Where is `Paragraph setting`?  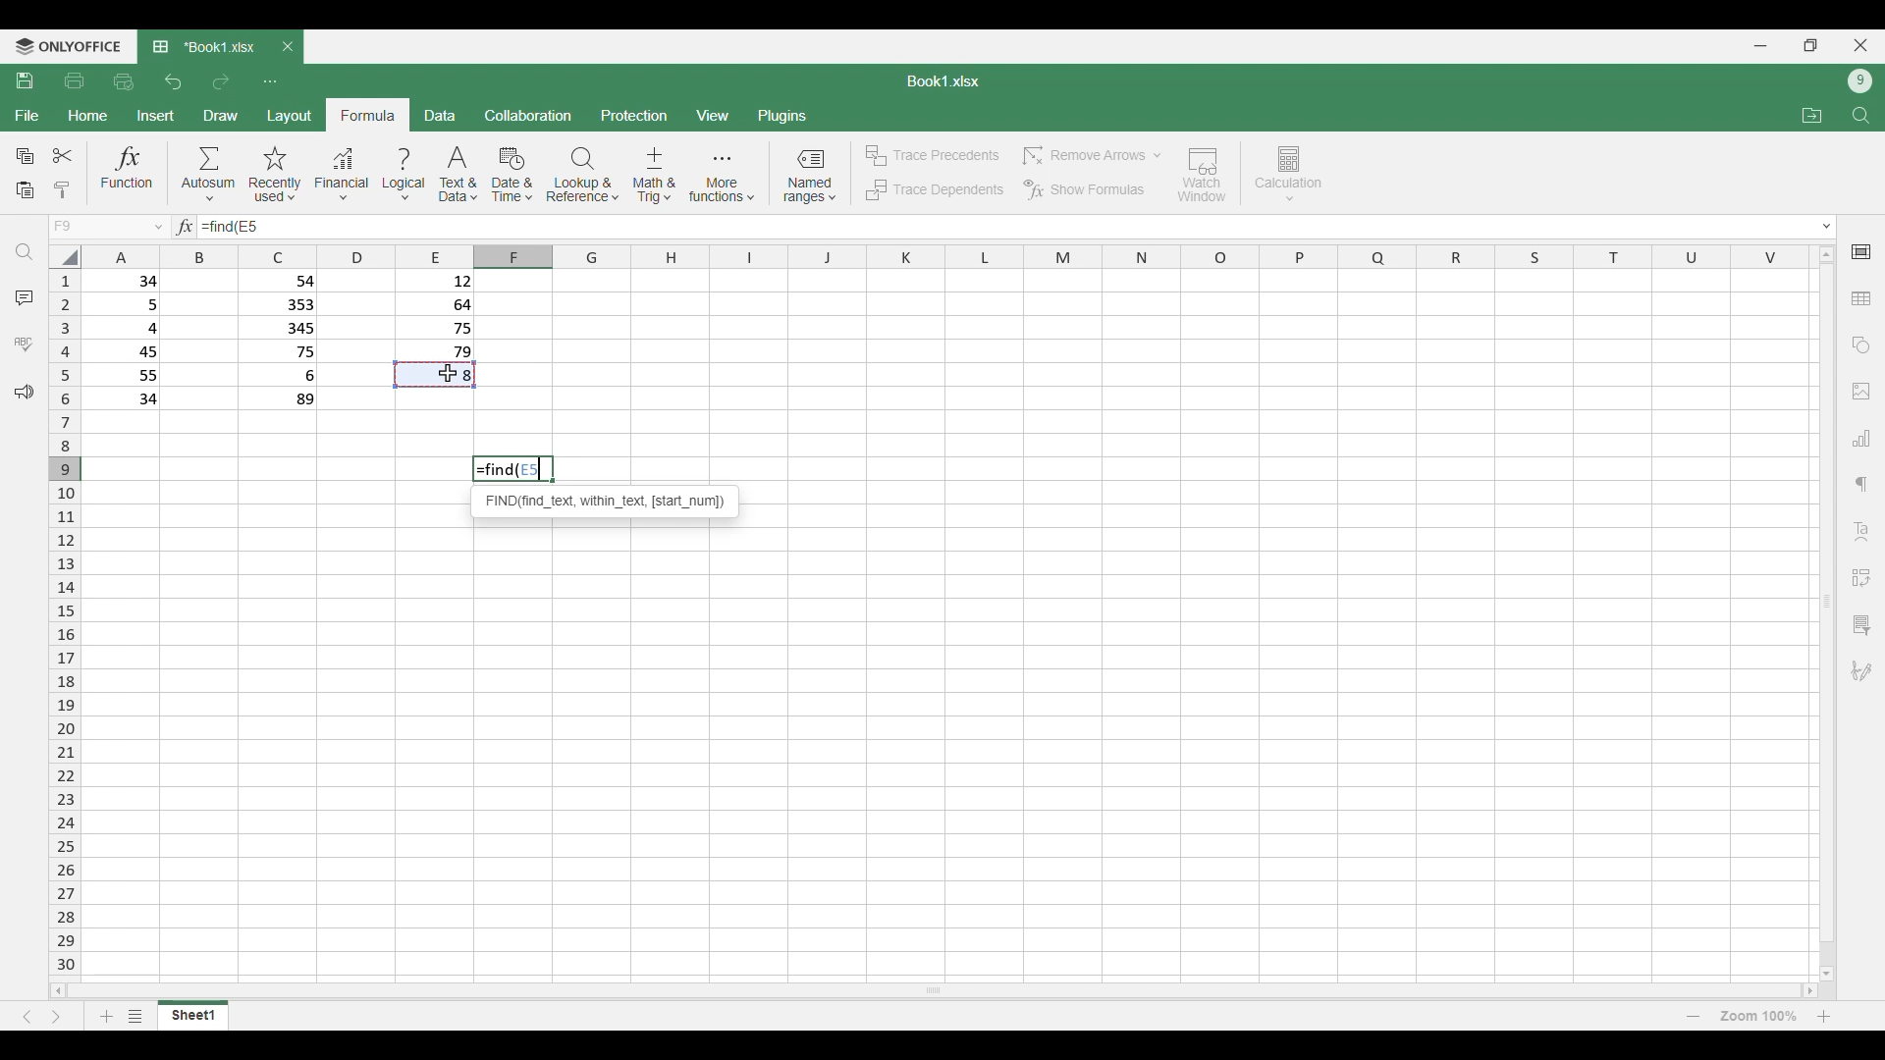
Paragraph setting is located at coordinates (1862, 485).